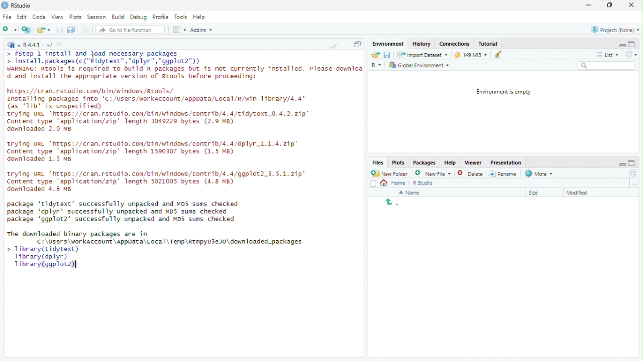 The height and width of the screenshot is (361, 643). What do you see at coordinates (496, 54) in the screenshot?
I see `Clean` at bounding box center [496, 54].